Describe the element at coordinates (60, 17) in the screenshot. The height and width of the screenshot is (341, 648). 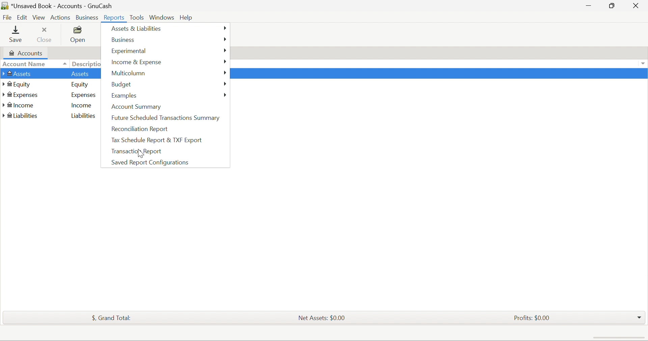
I see `Actions` at that location.